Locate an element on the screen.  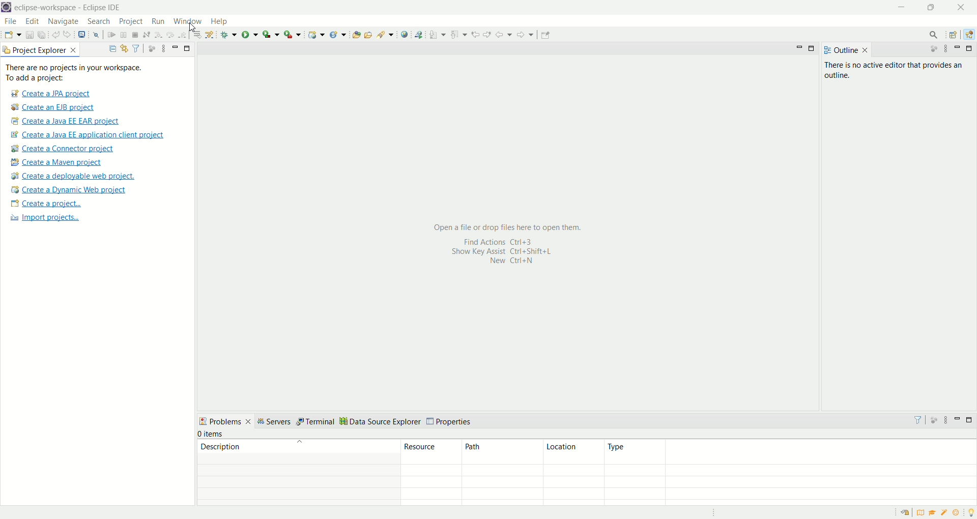
web service explorer is located at coordinates (418, 34).